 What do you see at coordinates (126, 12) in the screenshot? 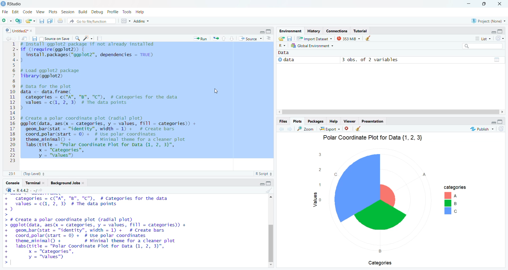
I see ` Tools` at bounding box center [126, 12].